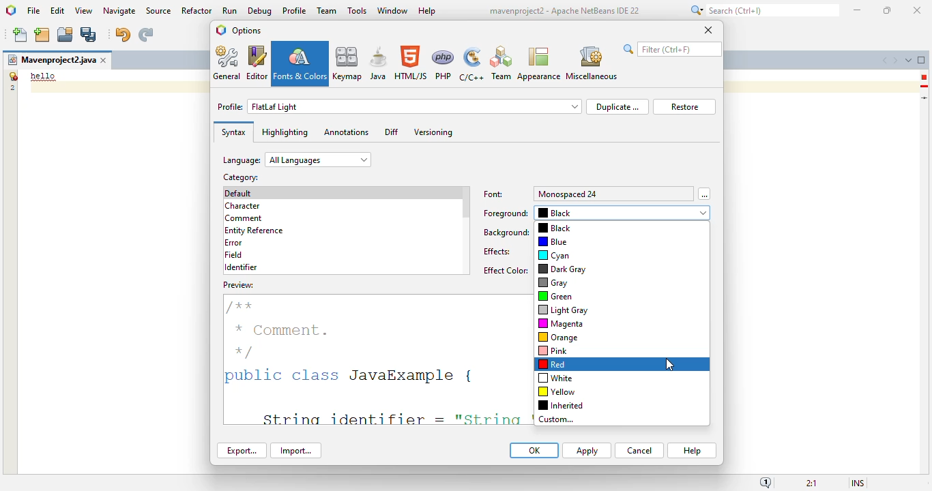 The width and height of the screenshot is (932, 491). I want to click on team, so click(327, 10).